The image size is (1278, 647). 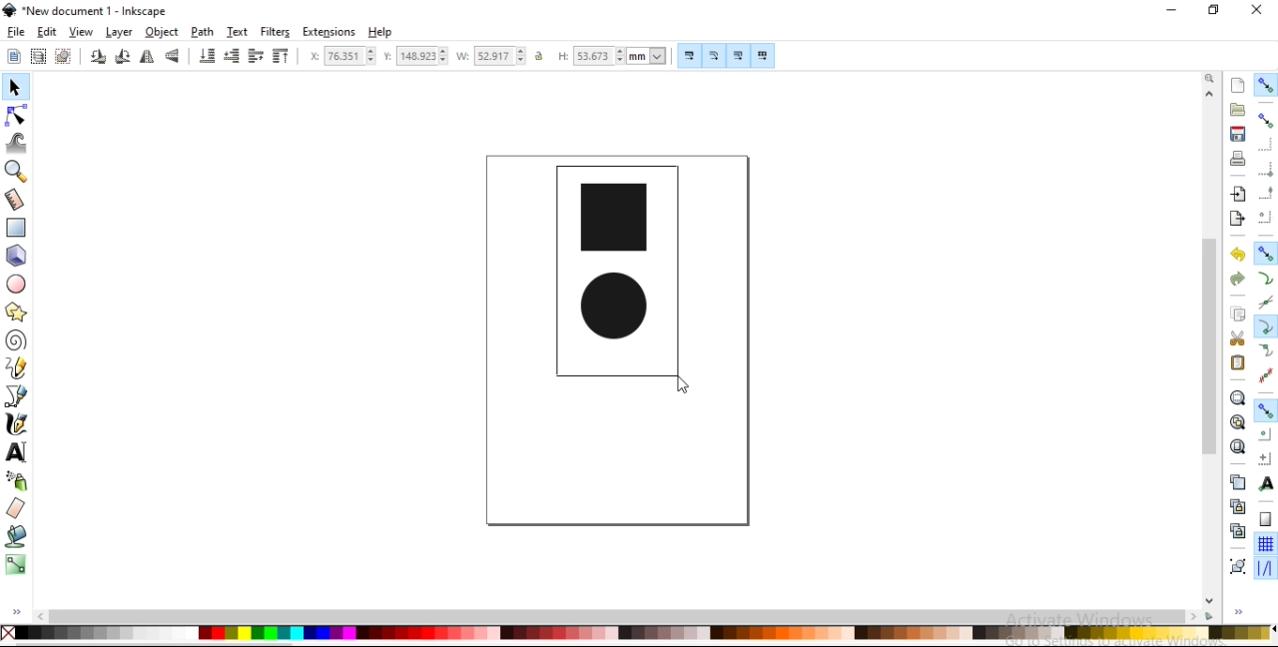 I want to click on import a bitmap, so click(x=1239, y=194).